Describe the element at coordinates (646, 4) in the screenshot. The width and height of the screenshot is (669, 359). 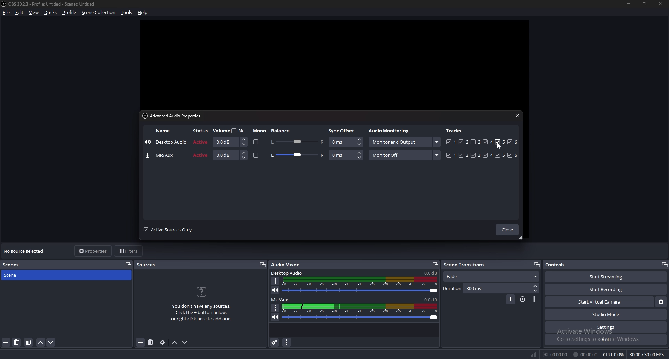
I see `resize` at that location.